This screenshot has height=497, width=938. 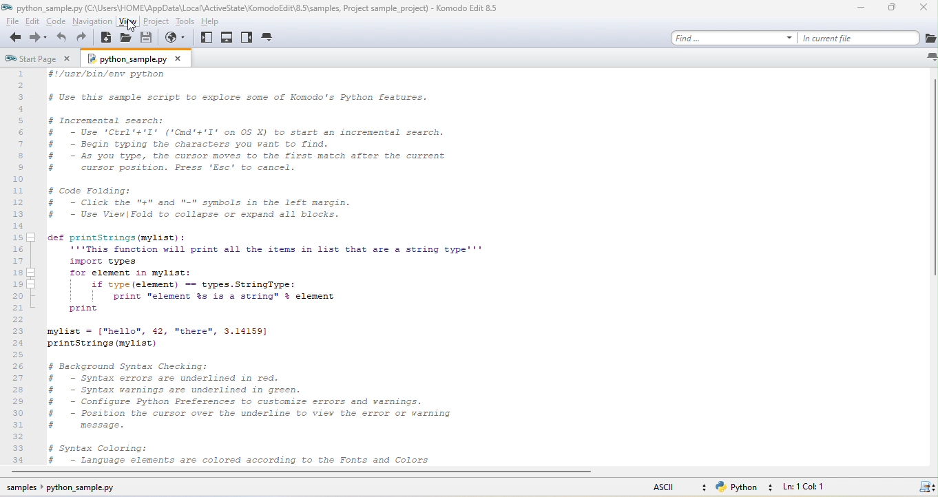 I want to click on tab, so click(x=269, y=38).